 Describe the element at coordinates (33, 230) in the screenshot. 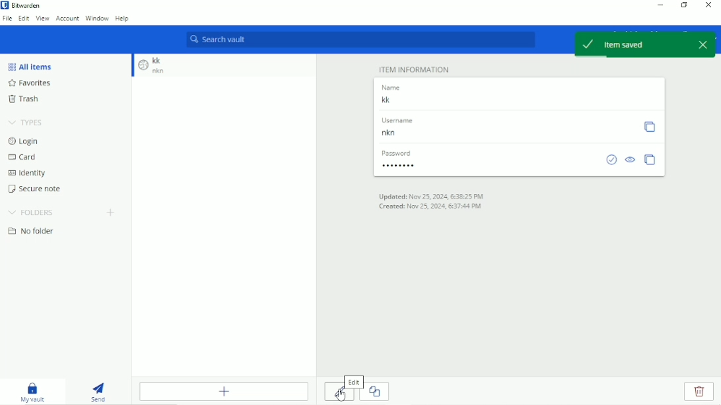

I see `No folder` at that location.